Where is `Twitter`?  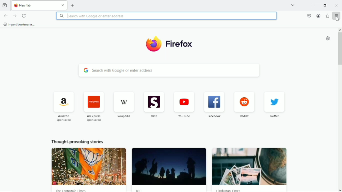
Twitter is located at coordinates (275, 105).